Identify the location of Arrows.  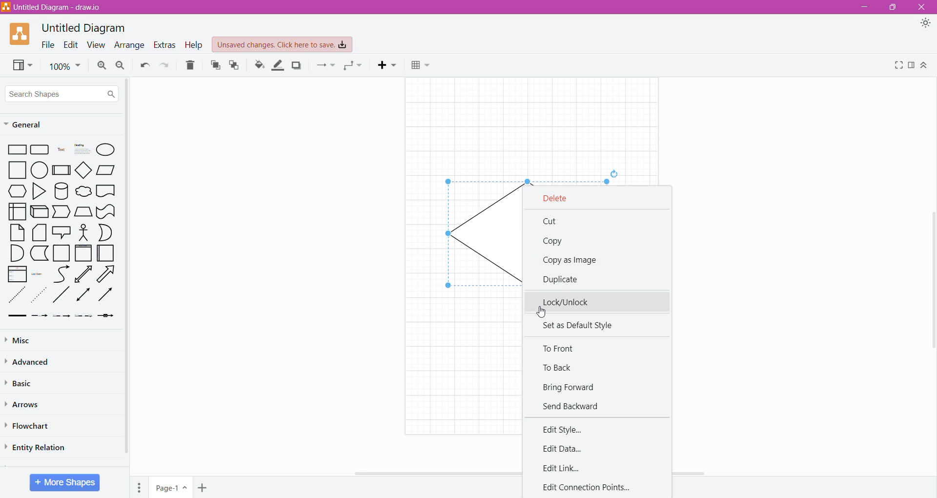
(24, 405).